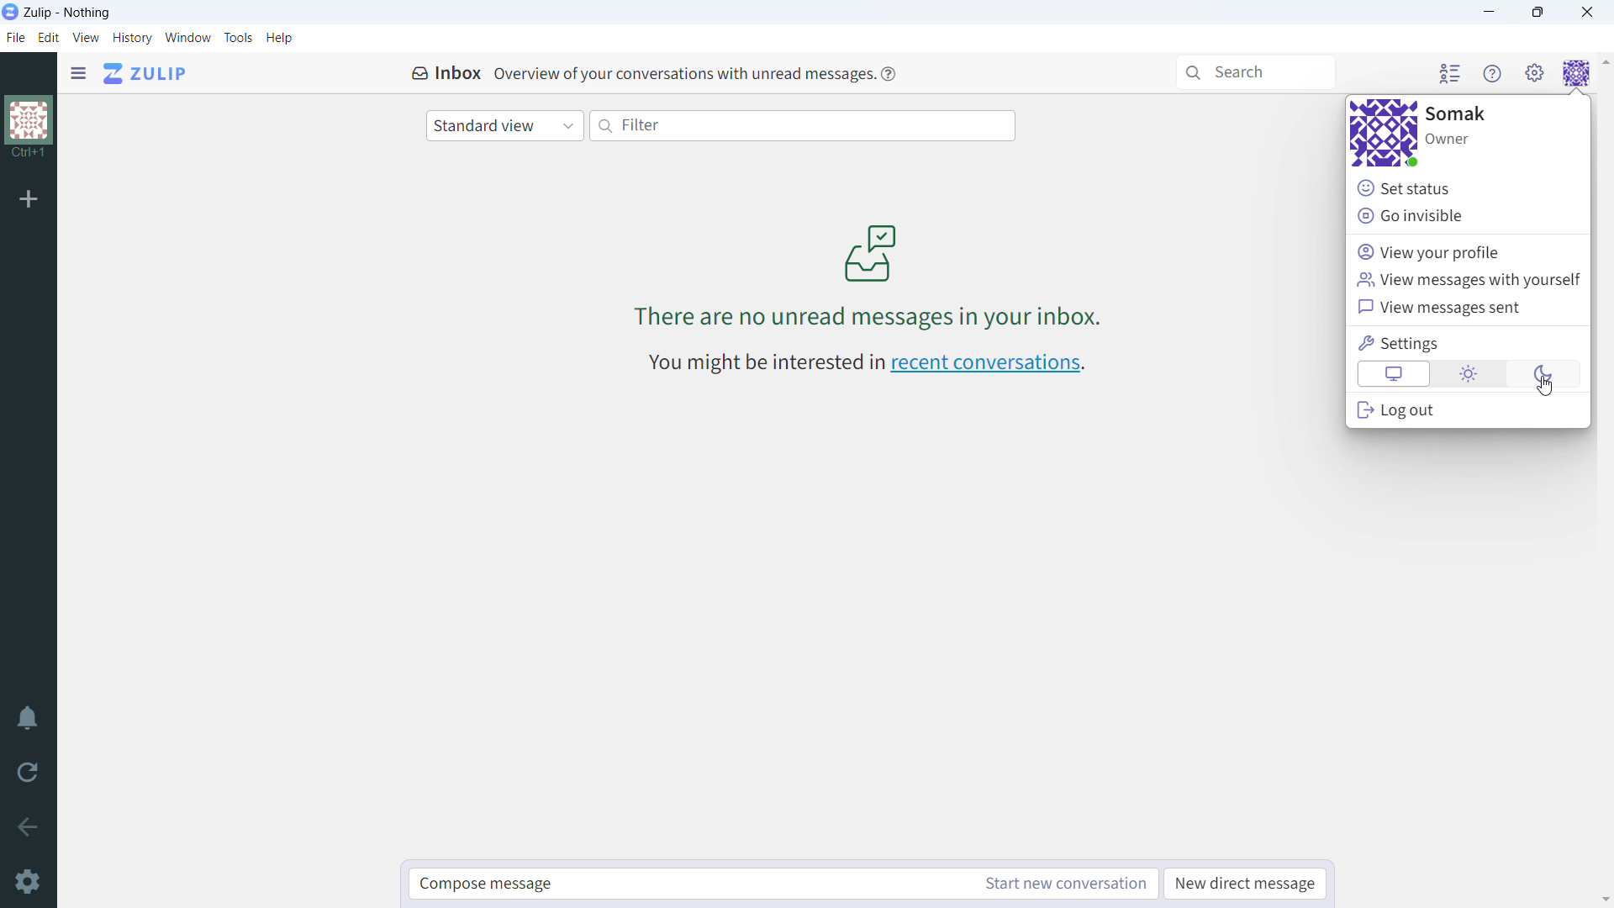  Describe the element at coordinates (1448, 140) in the screenshot. I see `designation` at that location.